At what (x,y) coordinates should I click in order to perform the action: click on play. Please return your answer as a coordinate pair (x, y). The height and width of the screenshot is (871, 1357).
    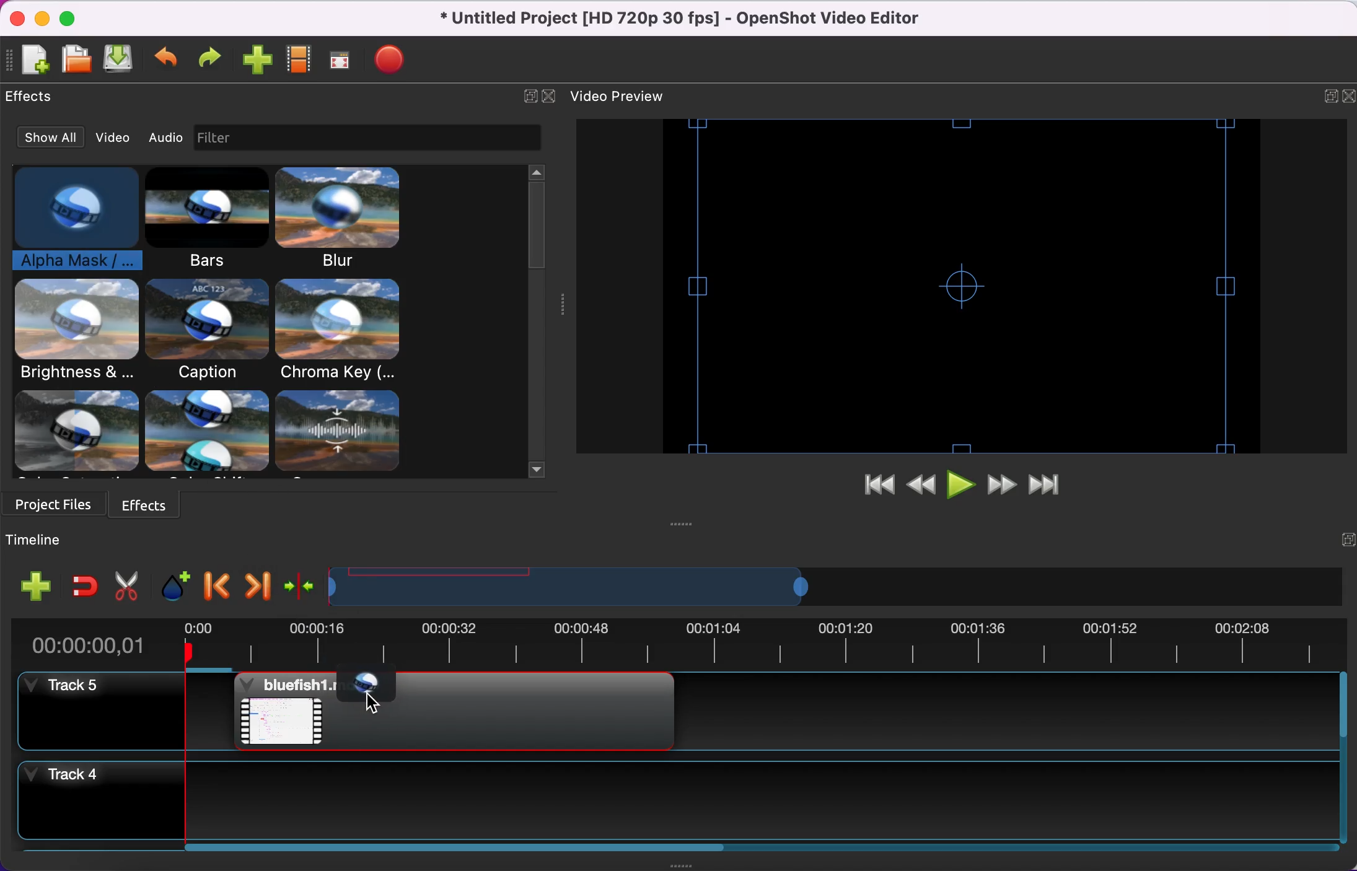
    Looking at the image, I should click on (962, 485).